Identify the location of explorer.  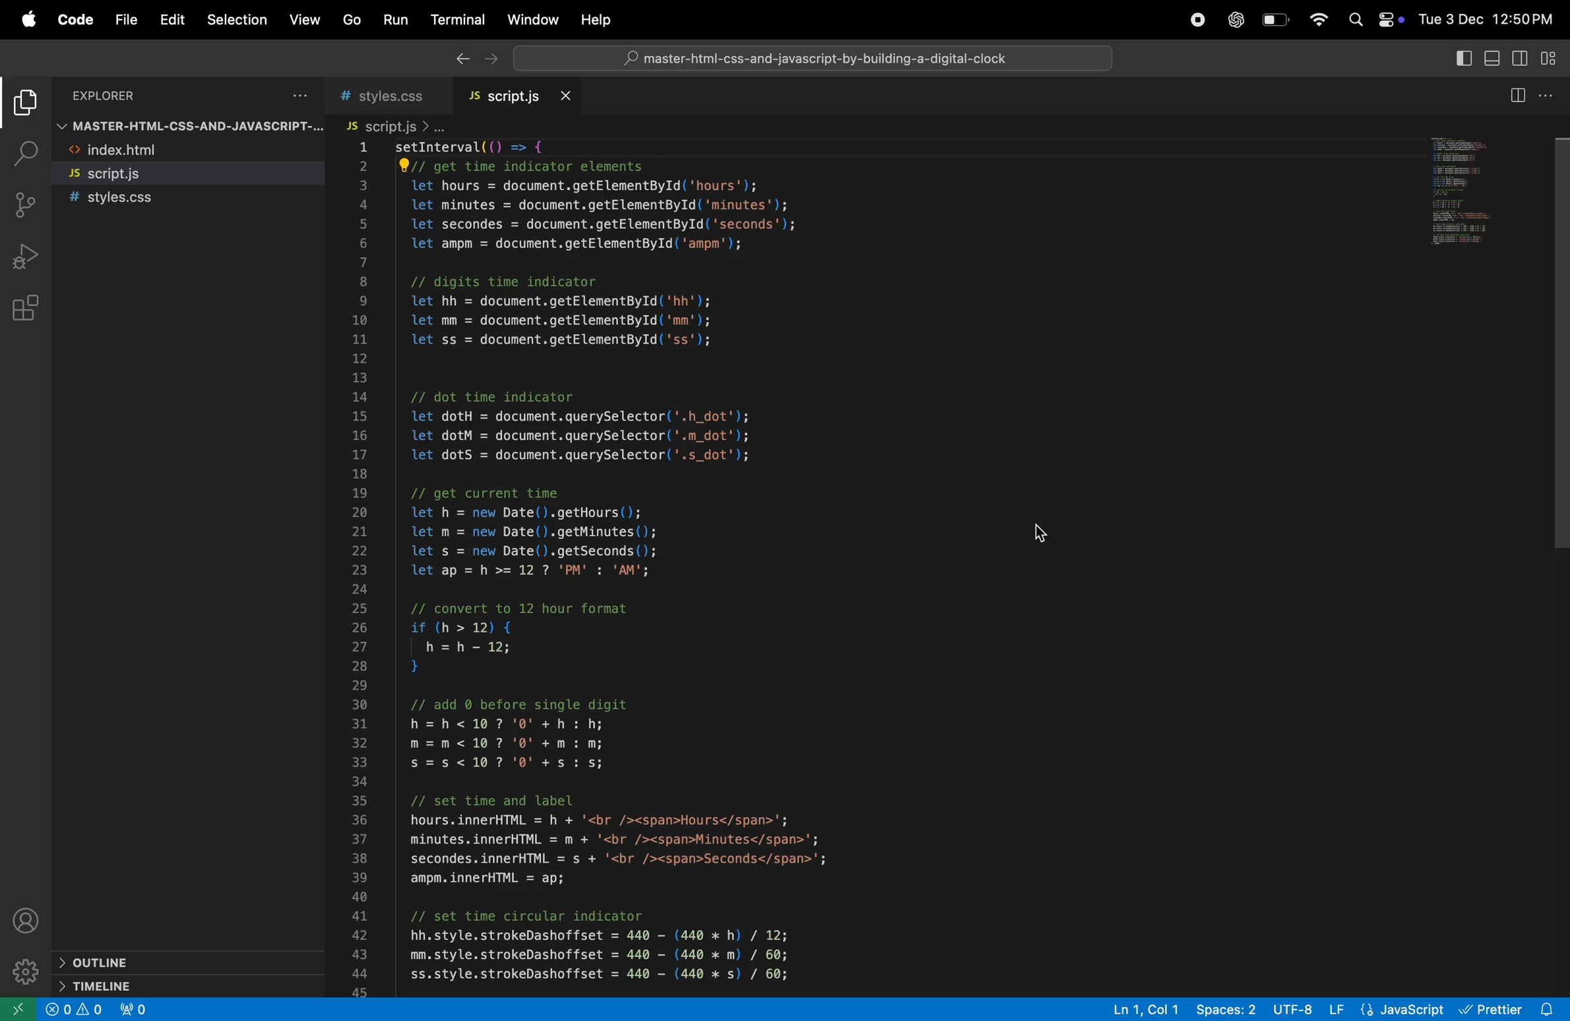
(108, 96).